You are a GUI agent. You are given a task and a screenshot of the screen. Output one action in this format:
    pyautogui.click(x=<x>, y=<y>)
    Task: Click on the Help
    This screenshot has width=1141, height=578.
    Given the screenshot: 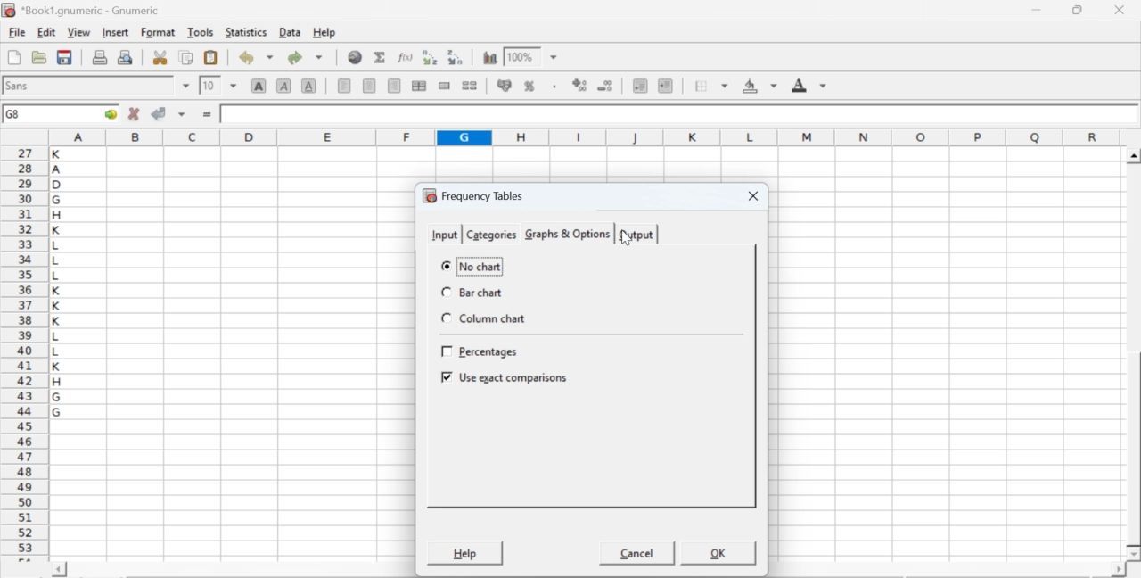 What is the action you would take?
    pyautogui.click(x=464, y=553)
    